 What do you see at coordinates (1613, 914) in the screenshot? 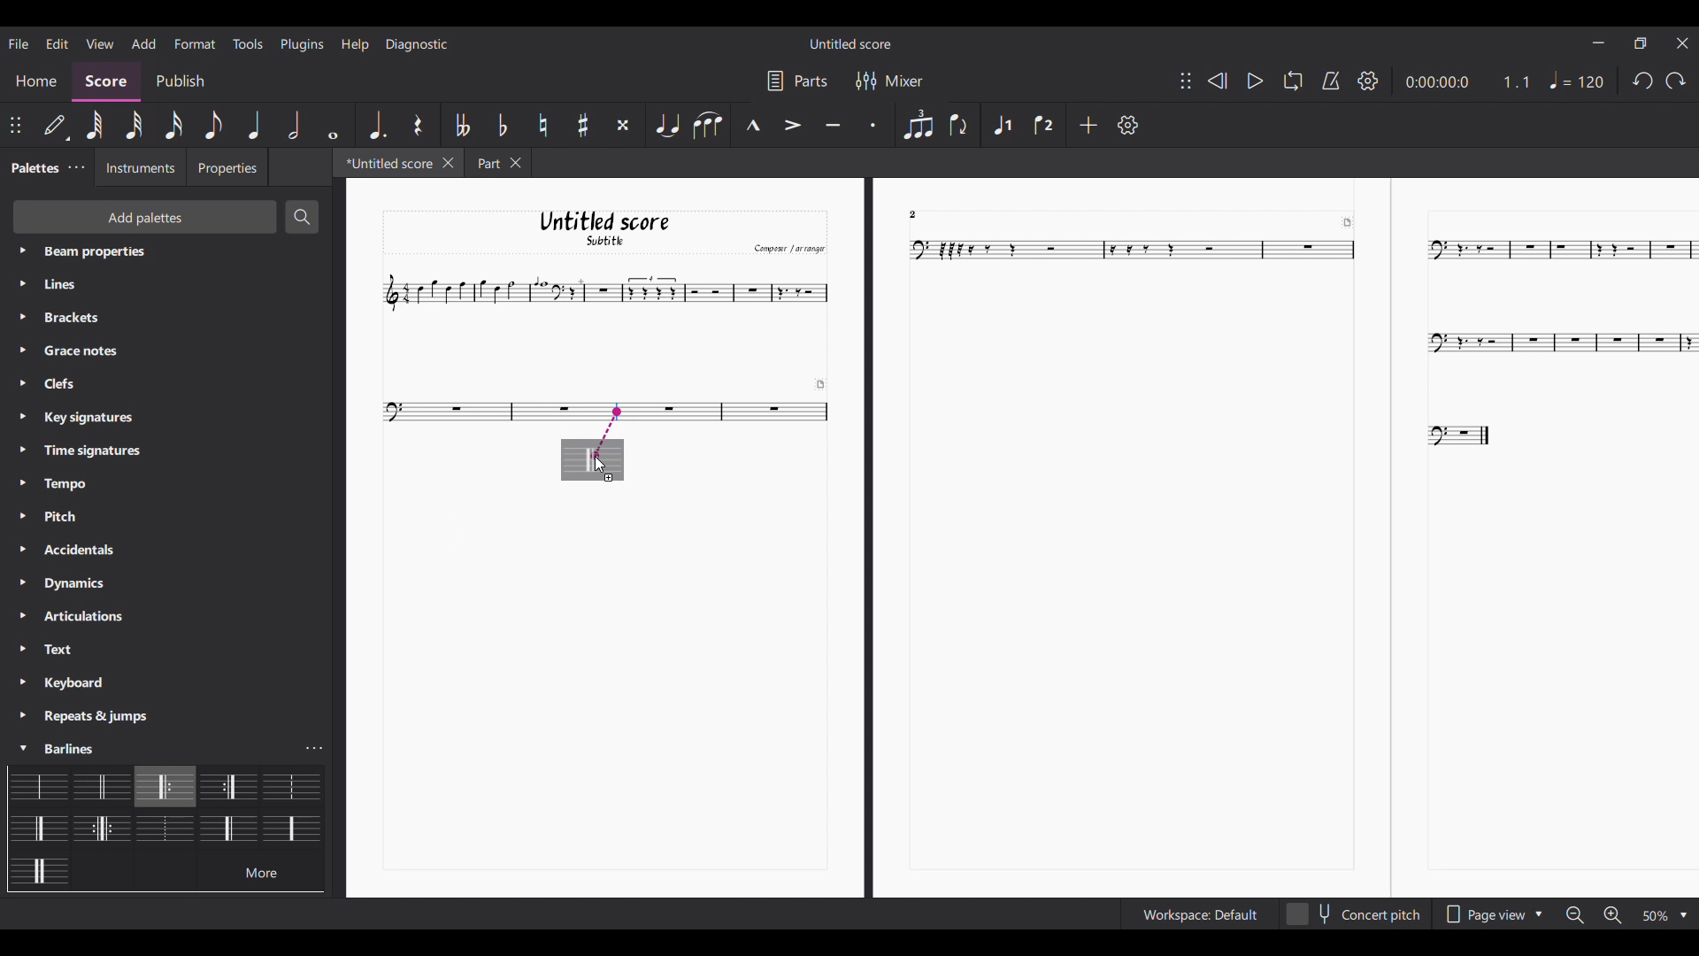
I see `Zoom in` at bounding box center [1613, 914].